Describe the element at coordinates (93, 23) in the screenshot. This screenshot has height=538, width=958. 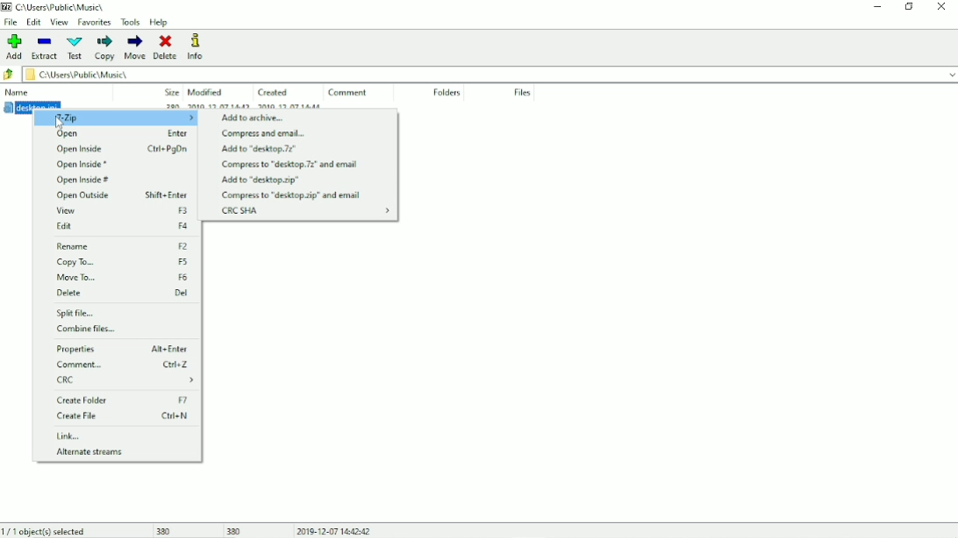
I see `Favorites` at that location.